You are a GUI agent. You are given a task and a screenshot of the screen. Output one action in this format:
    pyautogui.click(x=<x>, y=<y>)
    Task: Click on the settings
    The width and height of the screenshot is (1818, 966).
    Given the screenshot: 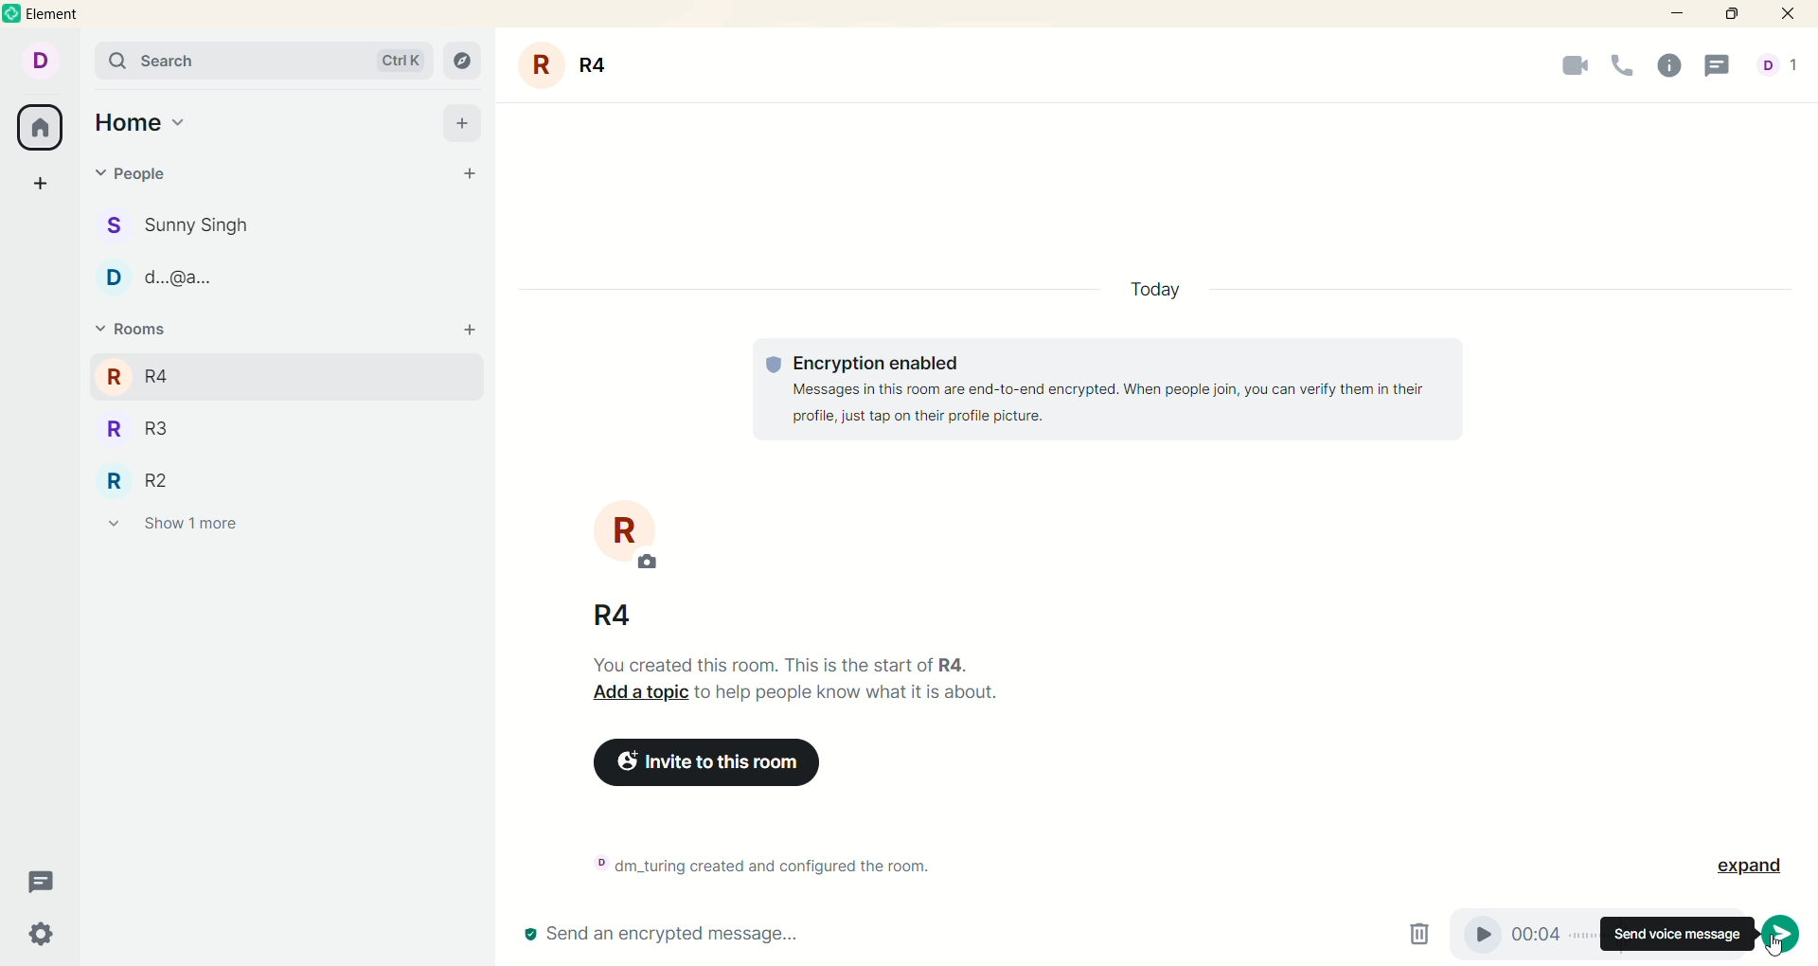 What is the action you would take?
    pyautogui.click(x=42, y=935)
    